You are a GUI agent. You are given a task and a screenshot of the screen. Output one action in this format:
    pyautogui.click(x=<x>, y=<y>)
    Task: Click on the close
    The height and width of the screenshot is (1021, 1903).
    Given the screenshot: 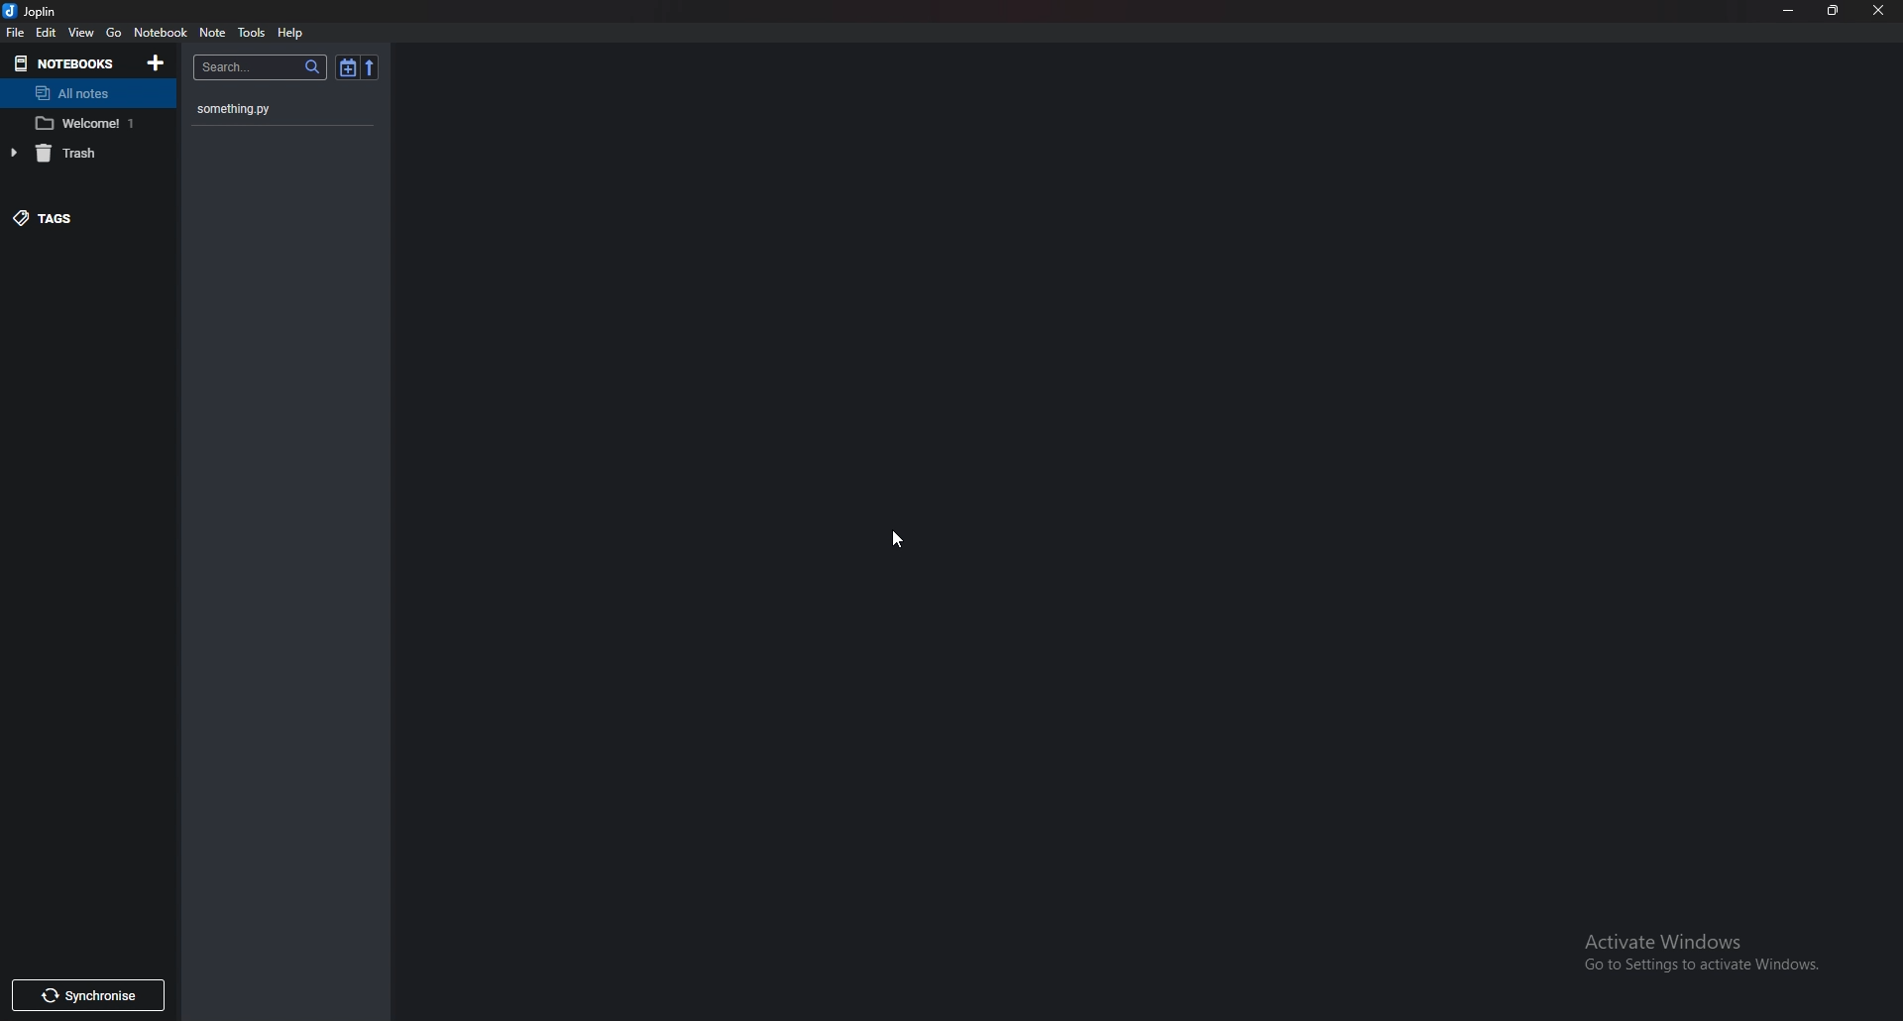 What is the action you would take?
    pyautogui.click(x=1877, y=11)
    